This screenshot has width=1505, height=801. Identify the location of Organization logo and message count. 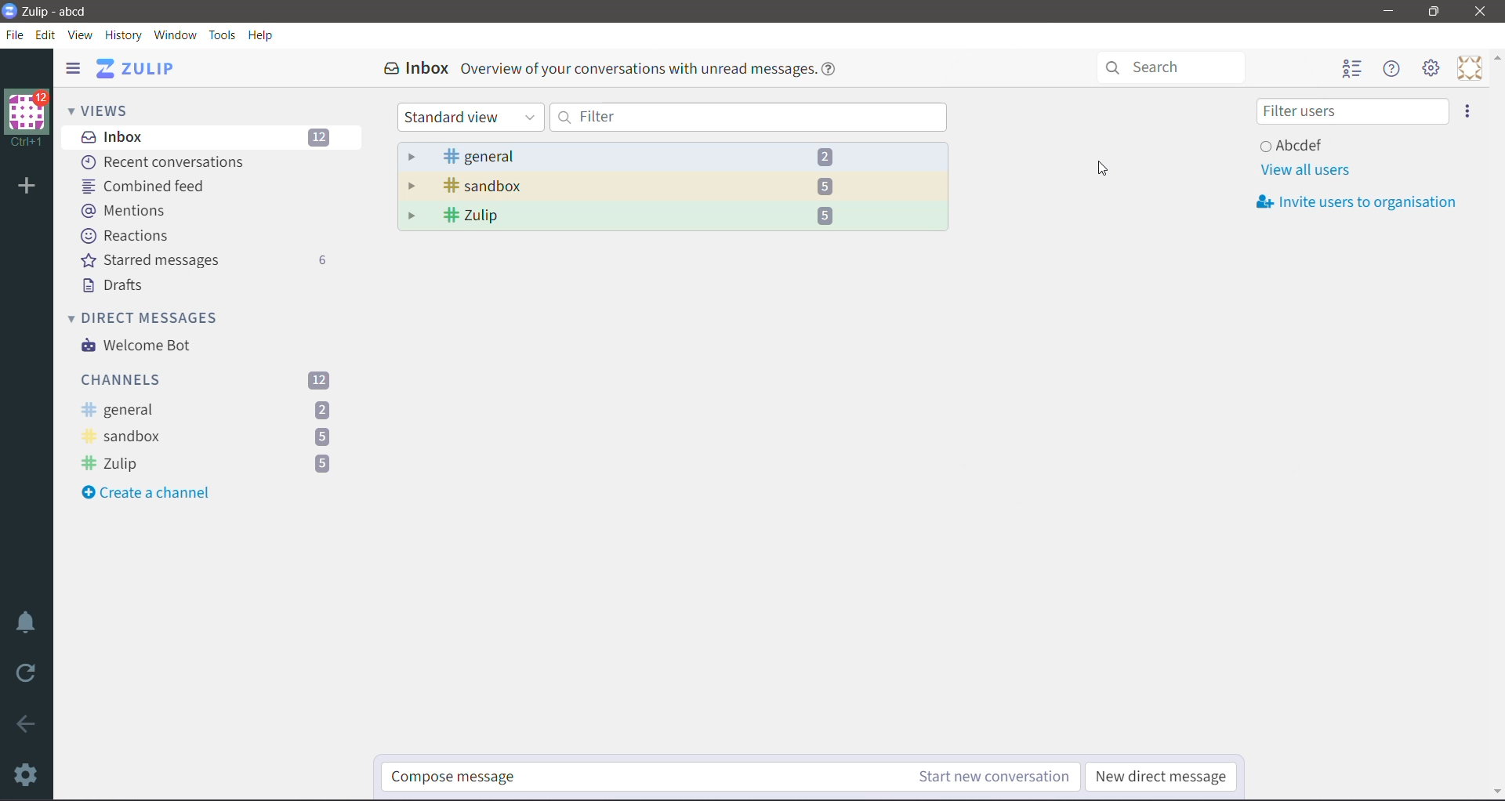
(27, 115).